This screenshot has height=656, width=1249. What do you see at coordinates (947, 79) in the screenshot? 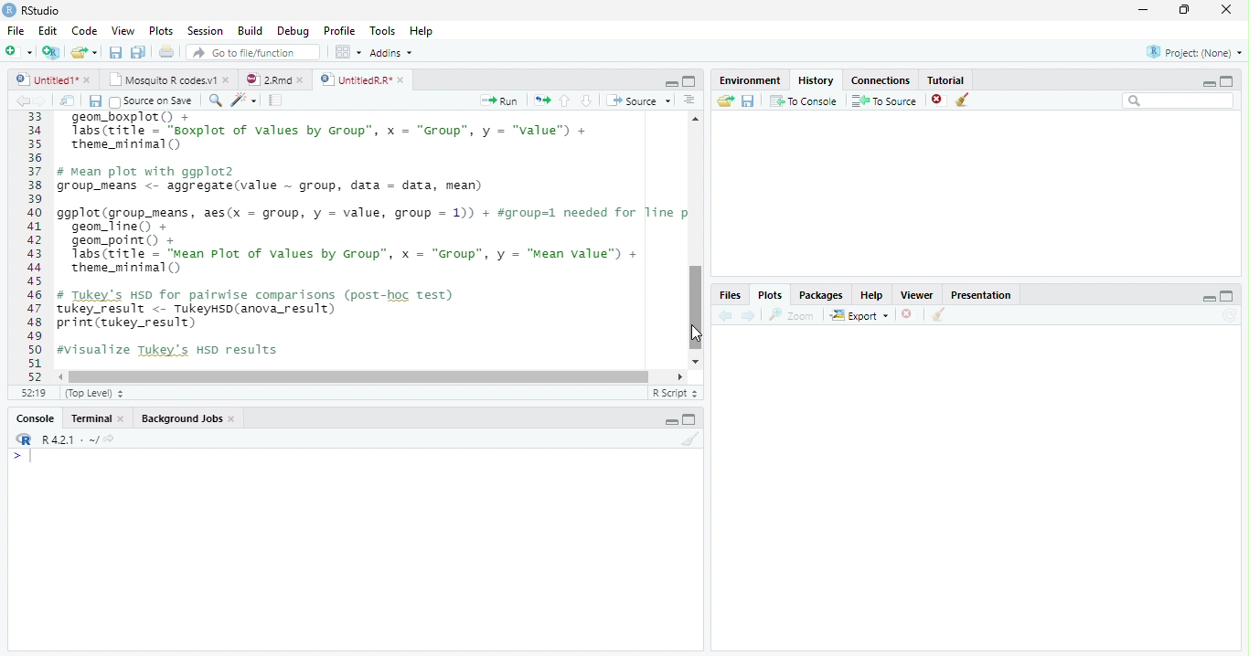
I see `Tutorial` at bounding box center [947, 79].